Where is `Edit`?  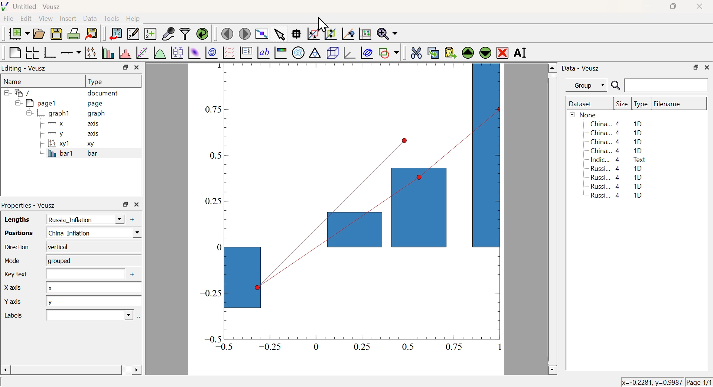 Edit is located at coordinates (26, 18).